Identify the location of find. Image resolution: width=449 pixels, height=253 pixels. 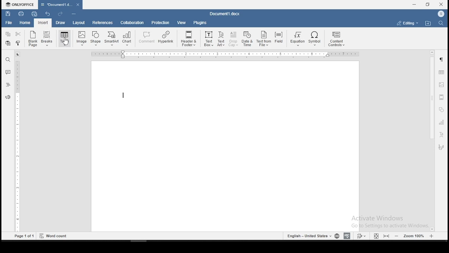
(440, 24).